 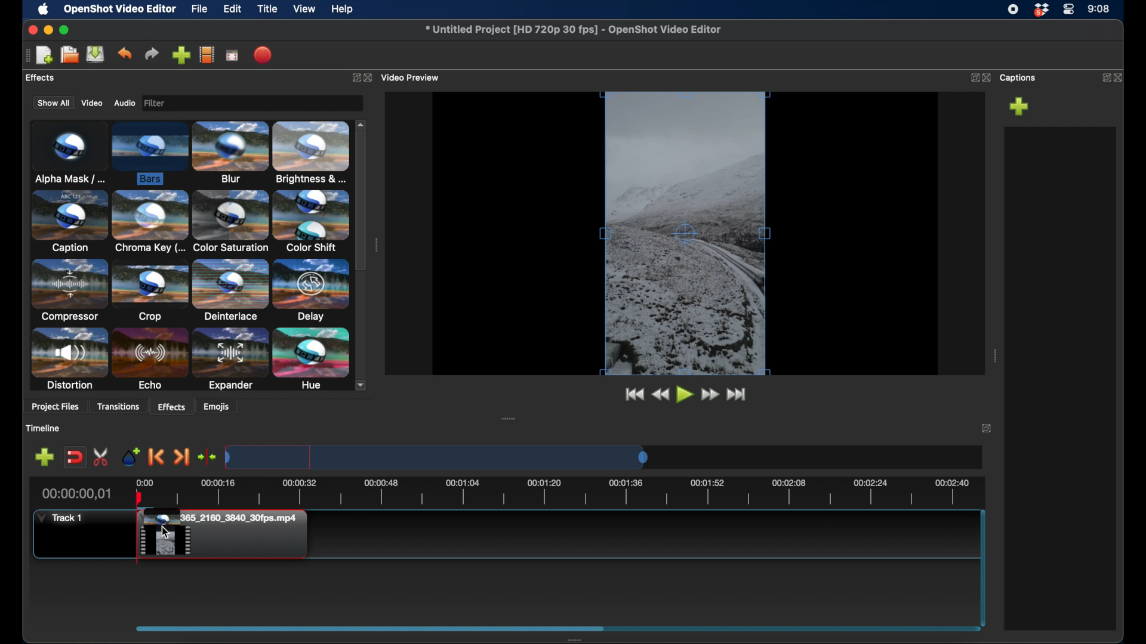 What do you see at coordinates (124, 103) in the screenshot?
I see `audio` at bounding box center [124, 103].